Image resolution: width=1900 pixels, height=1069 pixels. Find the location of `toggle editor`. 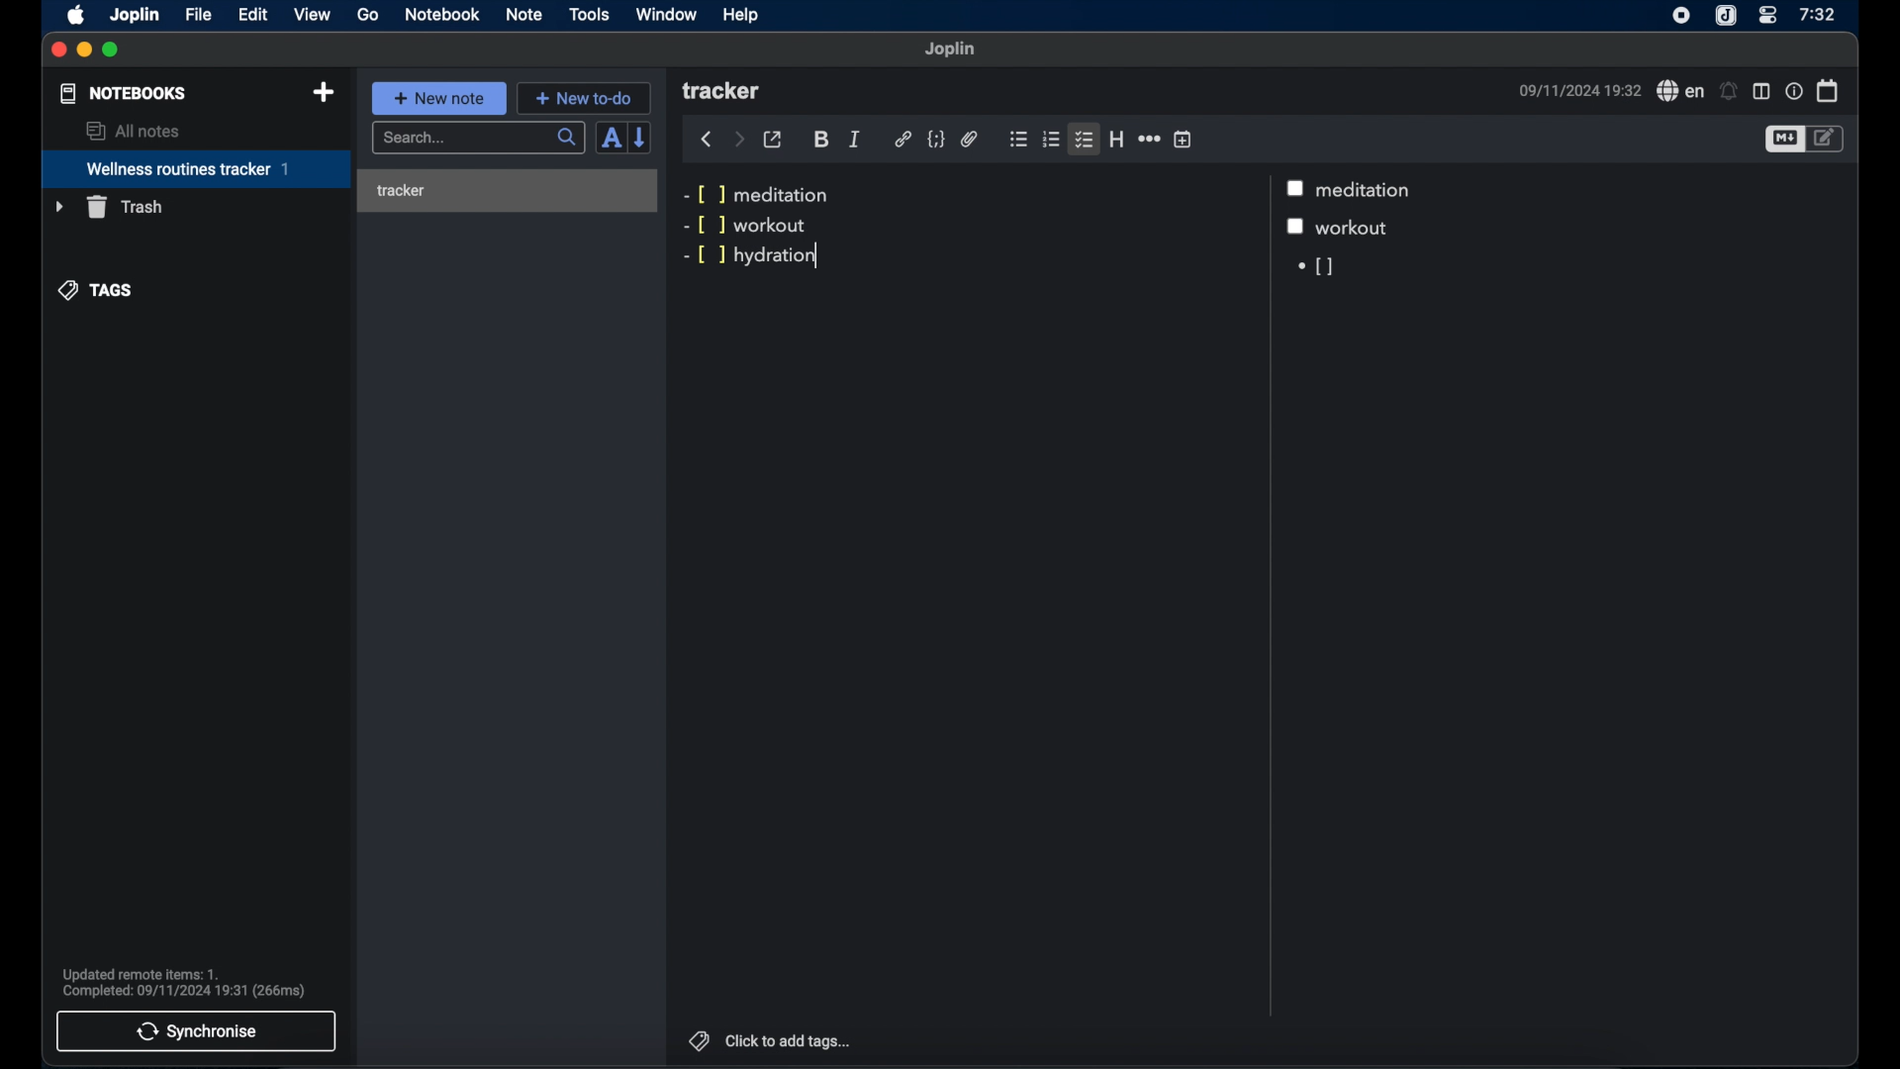

toggle editor is located at coordinates (1829, 140).